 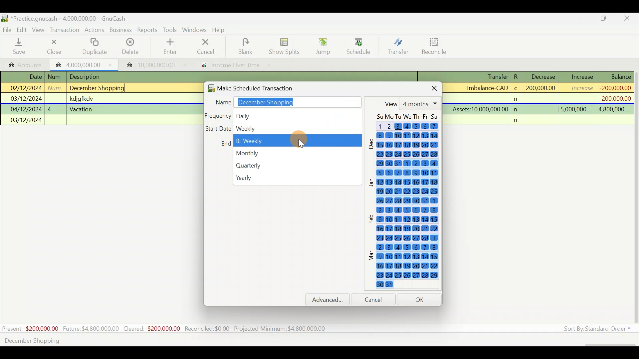 I want to click on Reconcile, so click(x=437, y=46).